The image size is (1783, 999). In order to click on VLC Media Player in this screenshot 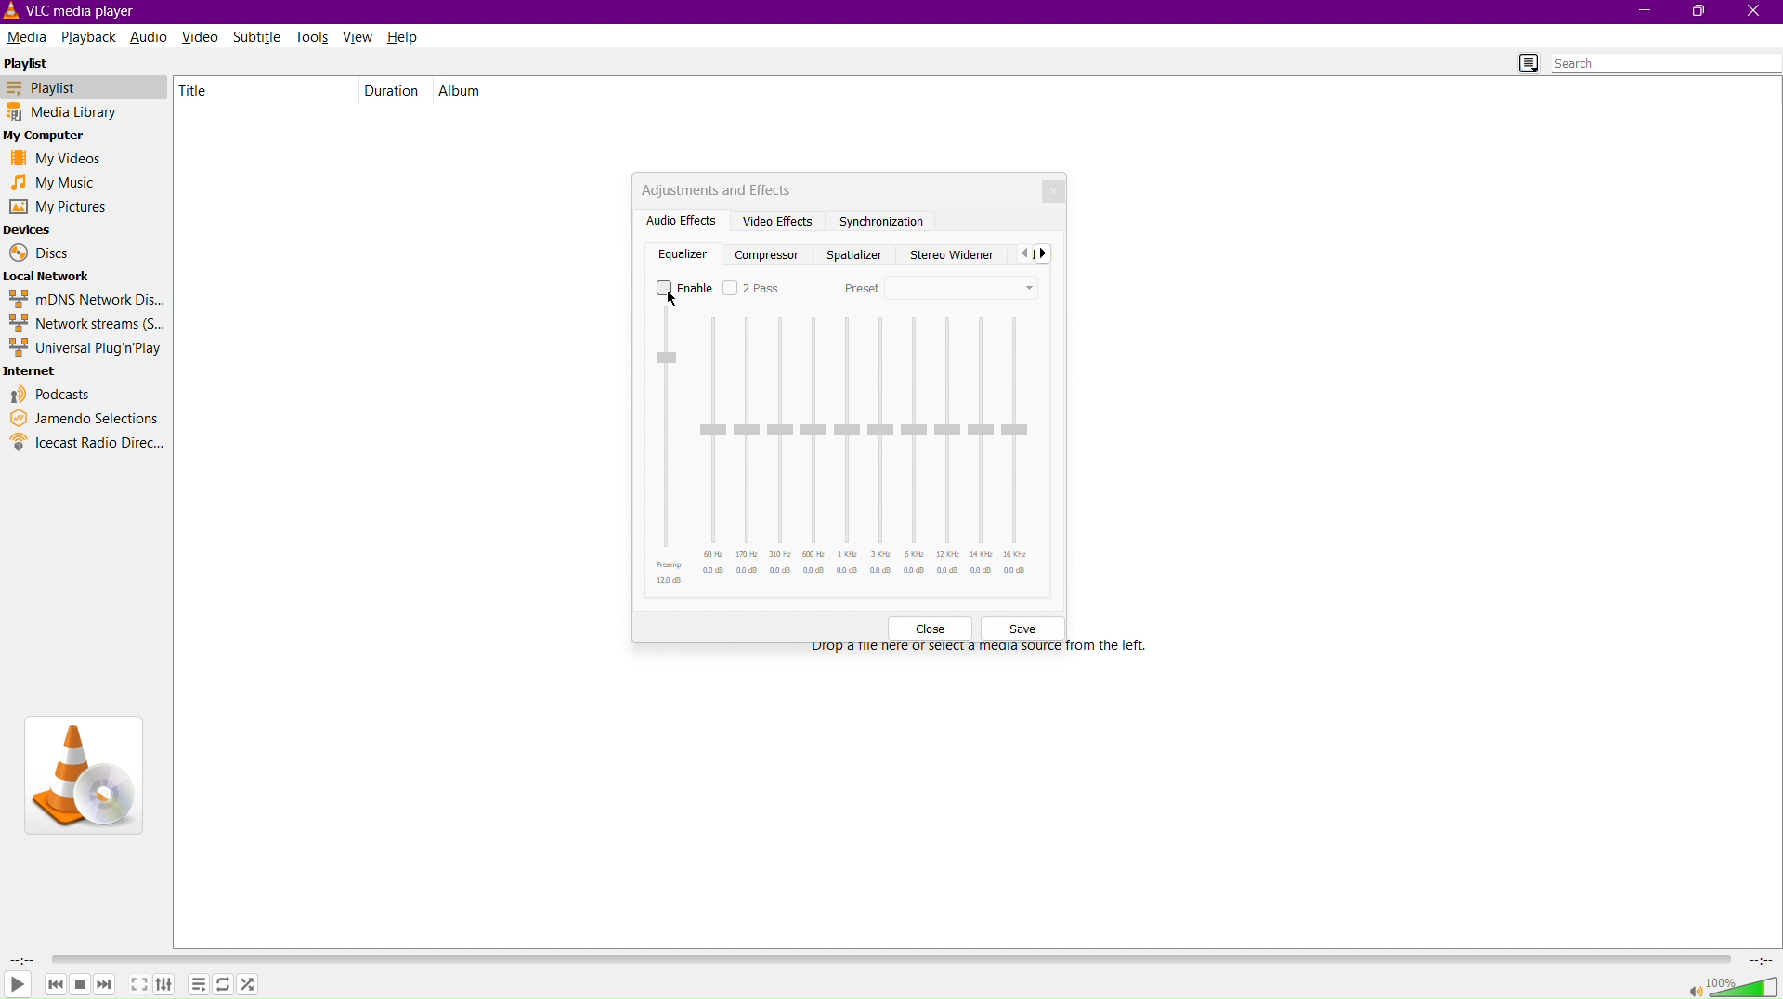, I will do `click(72, 11)`.